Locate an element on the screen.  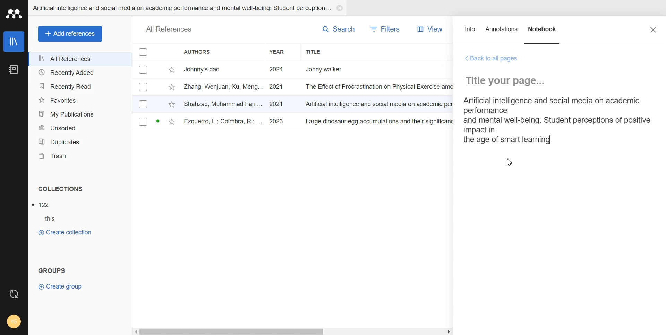
star is located at coordinates (172, 122).